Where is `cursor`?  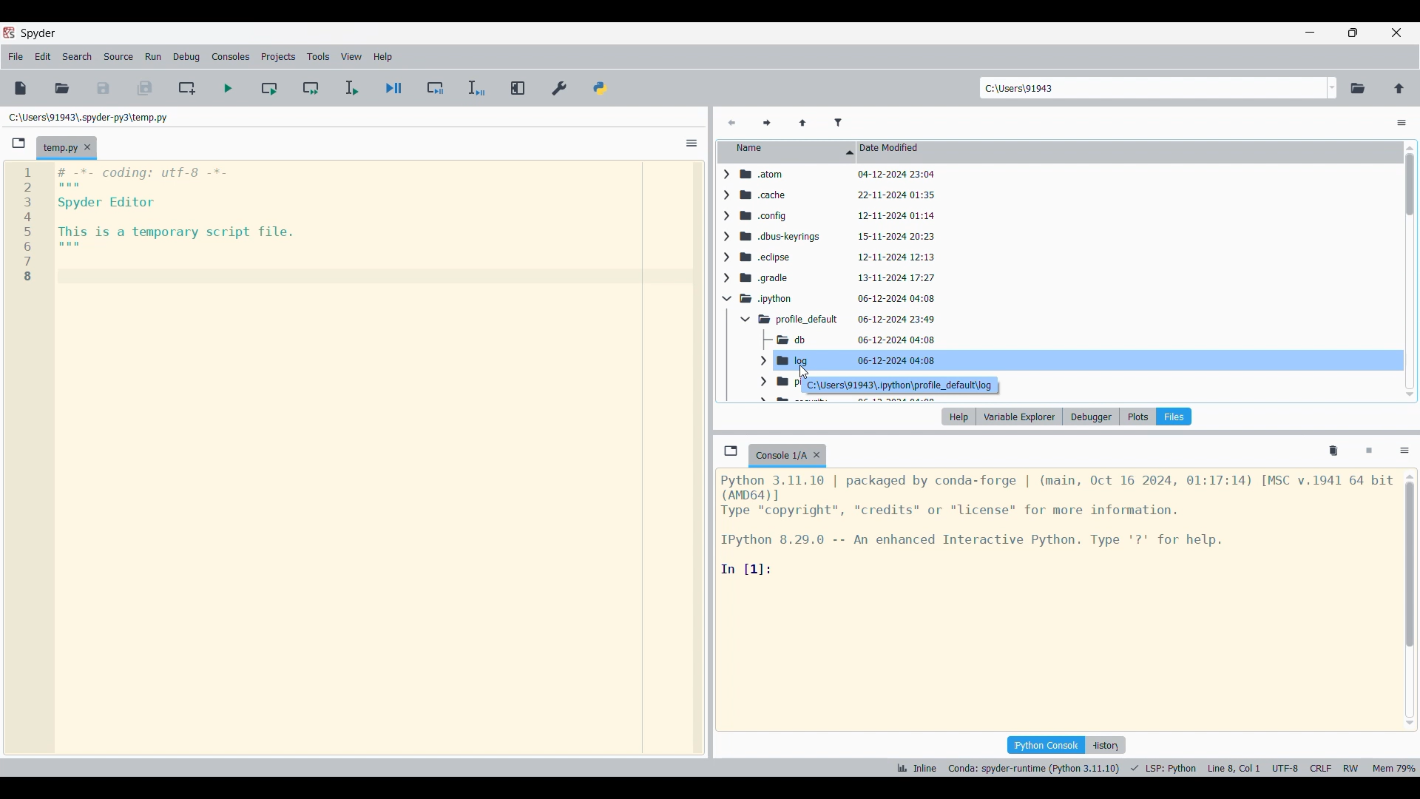 cursor is located at coordinates (804, 373).